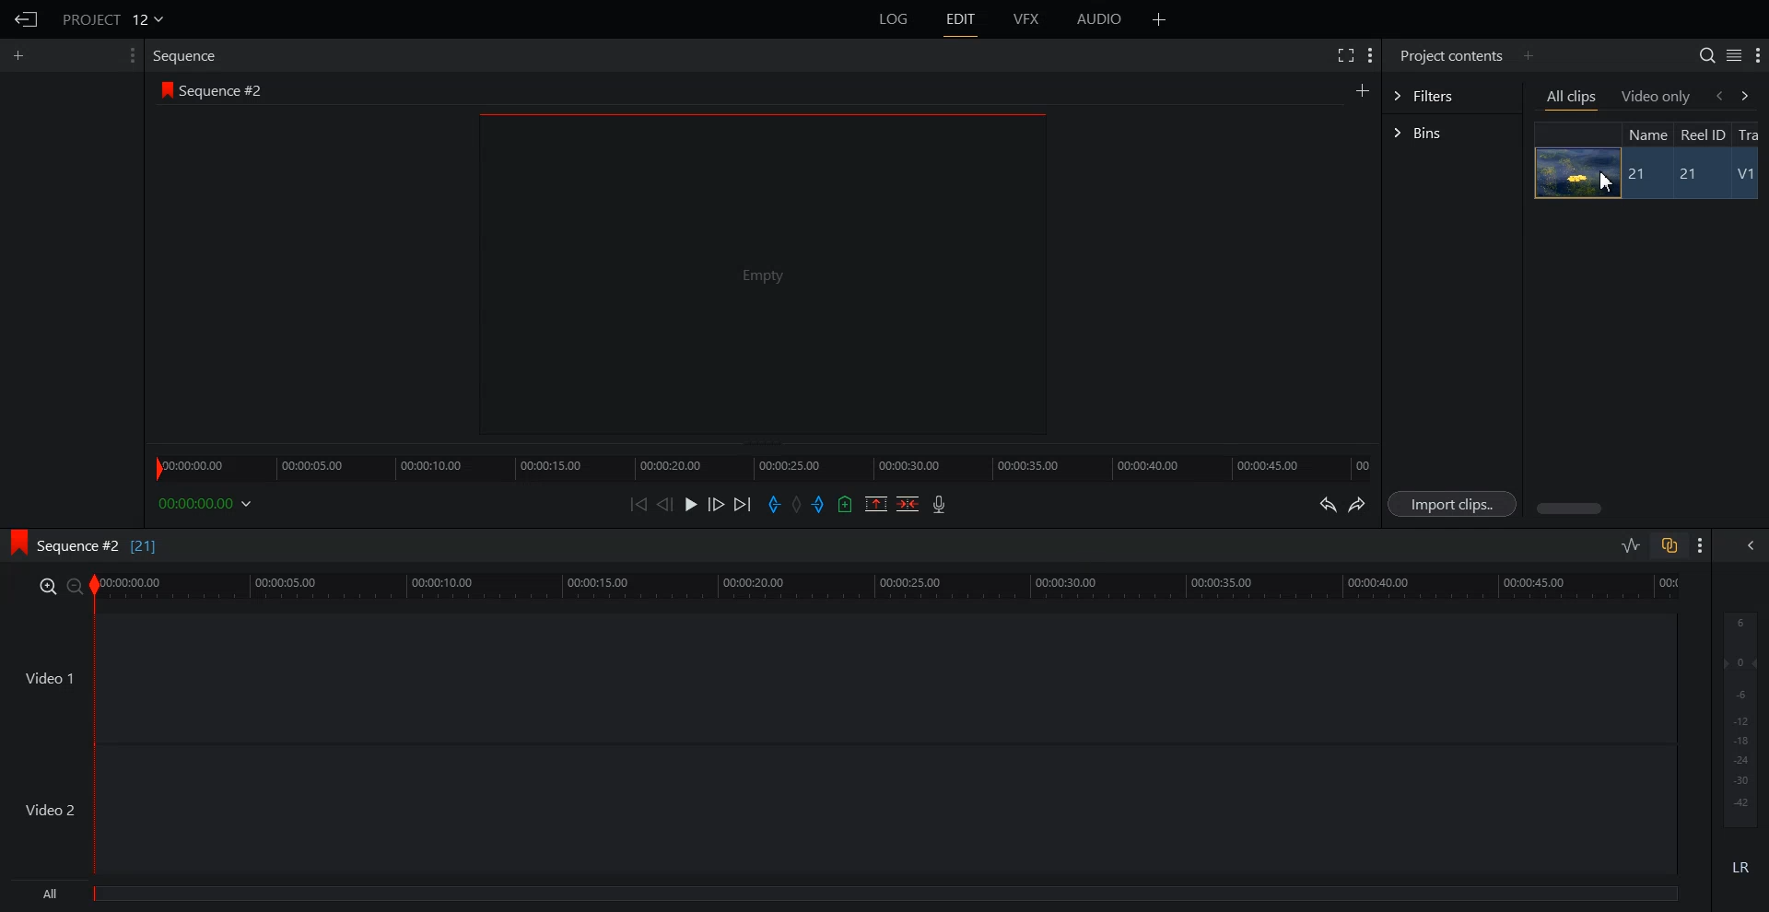 The width and height of the screenshot is (1769, 912). I want to click on Toggle auto Track sync, so click(1669, 545).